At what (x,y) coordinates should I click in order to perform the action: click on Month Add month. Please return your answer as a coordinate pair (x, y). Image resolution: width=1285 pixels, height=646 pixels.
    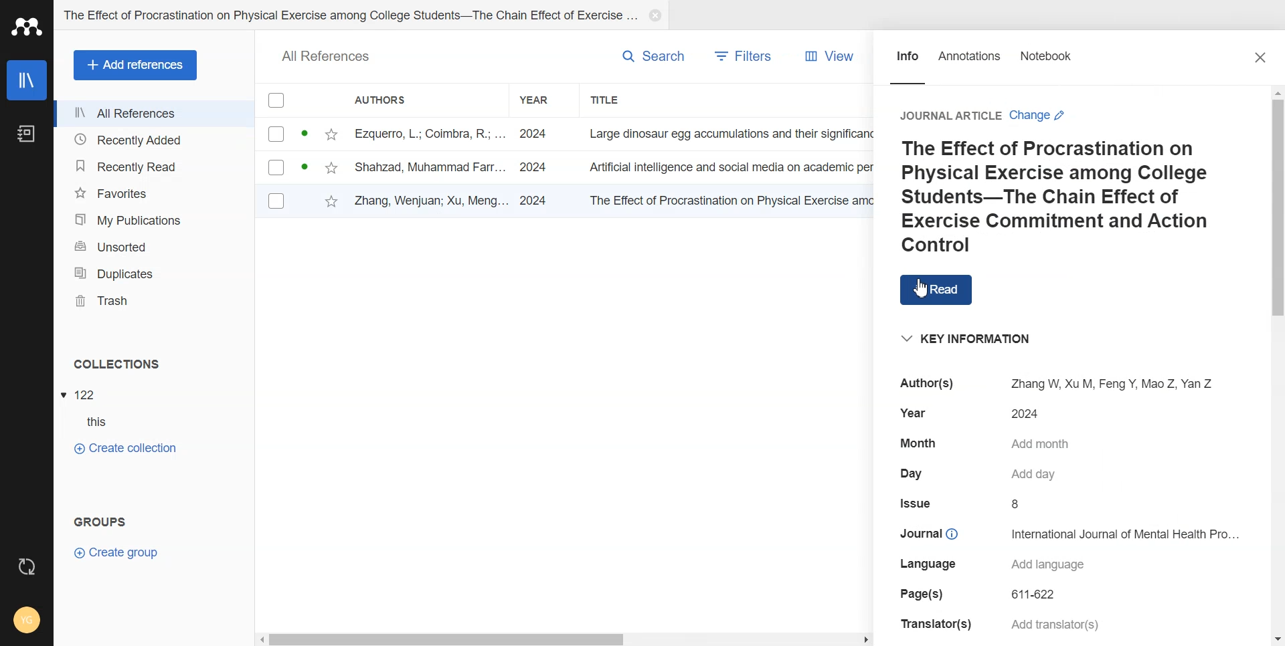
    Looking at the image, I should click on (987, 444).